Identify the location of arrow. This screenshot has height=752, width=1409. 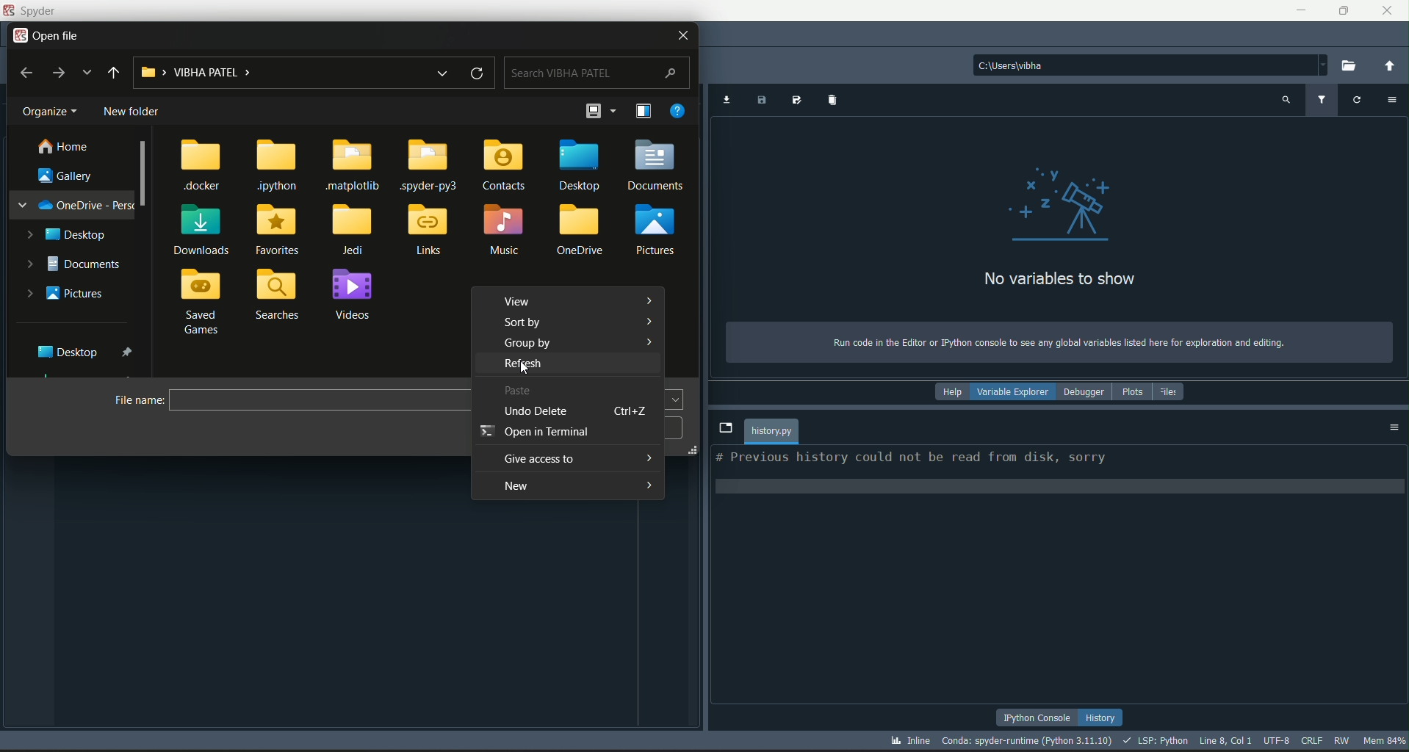
(648, 457).